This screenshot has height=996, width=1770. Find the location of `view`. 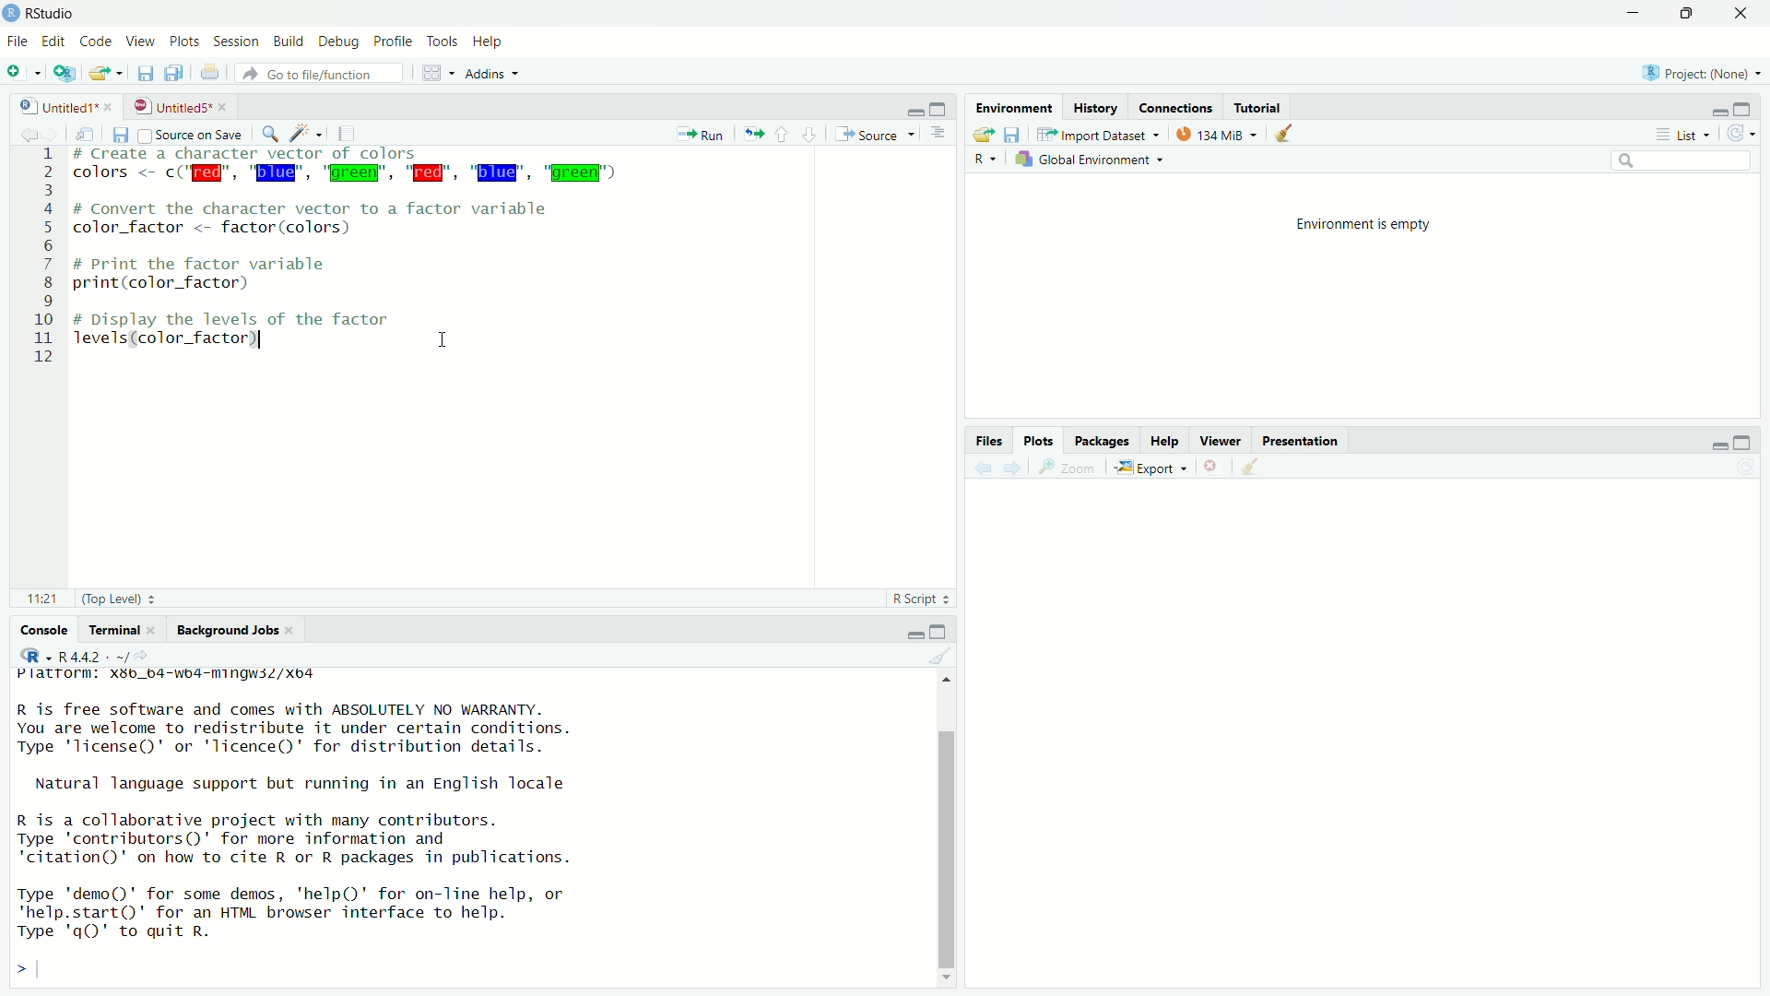

view is located at coordinates (140, 42).